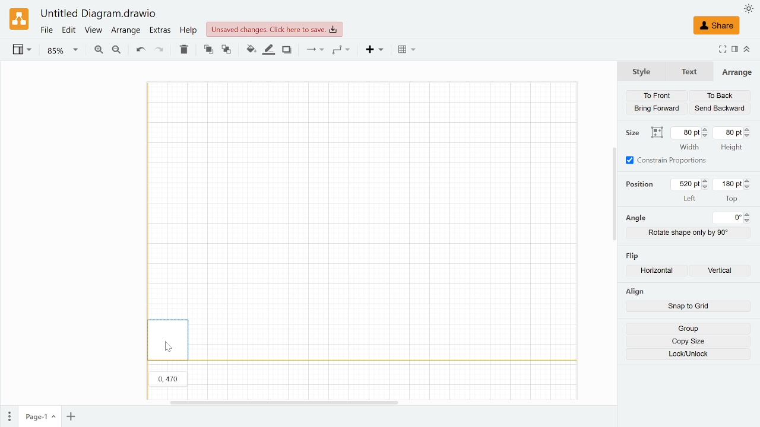 The image size is (760, 427). What do you see at coordinates (634, 133) in the screenshot?
I see `size` at bounding box center [634, 133].